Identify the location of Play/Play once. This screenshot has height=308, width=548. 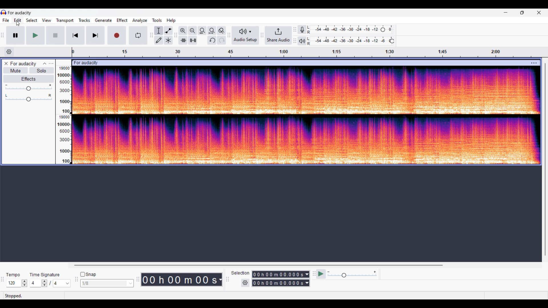
(35, 35).